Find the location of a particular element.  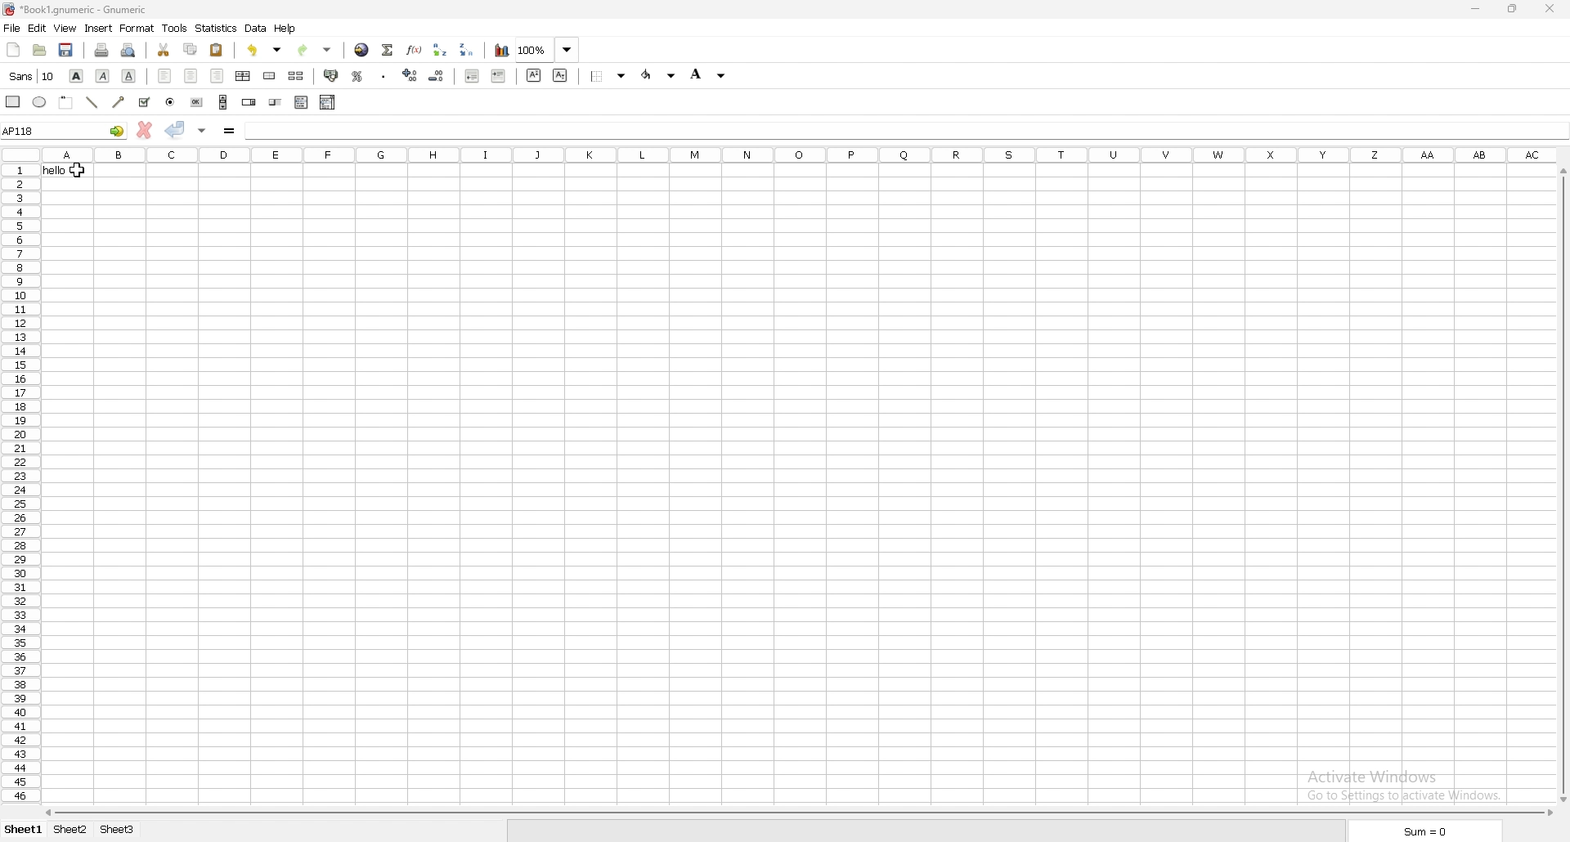

file name is located at coordinates (78, 10).